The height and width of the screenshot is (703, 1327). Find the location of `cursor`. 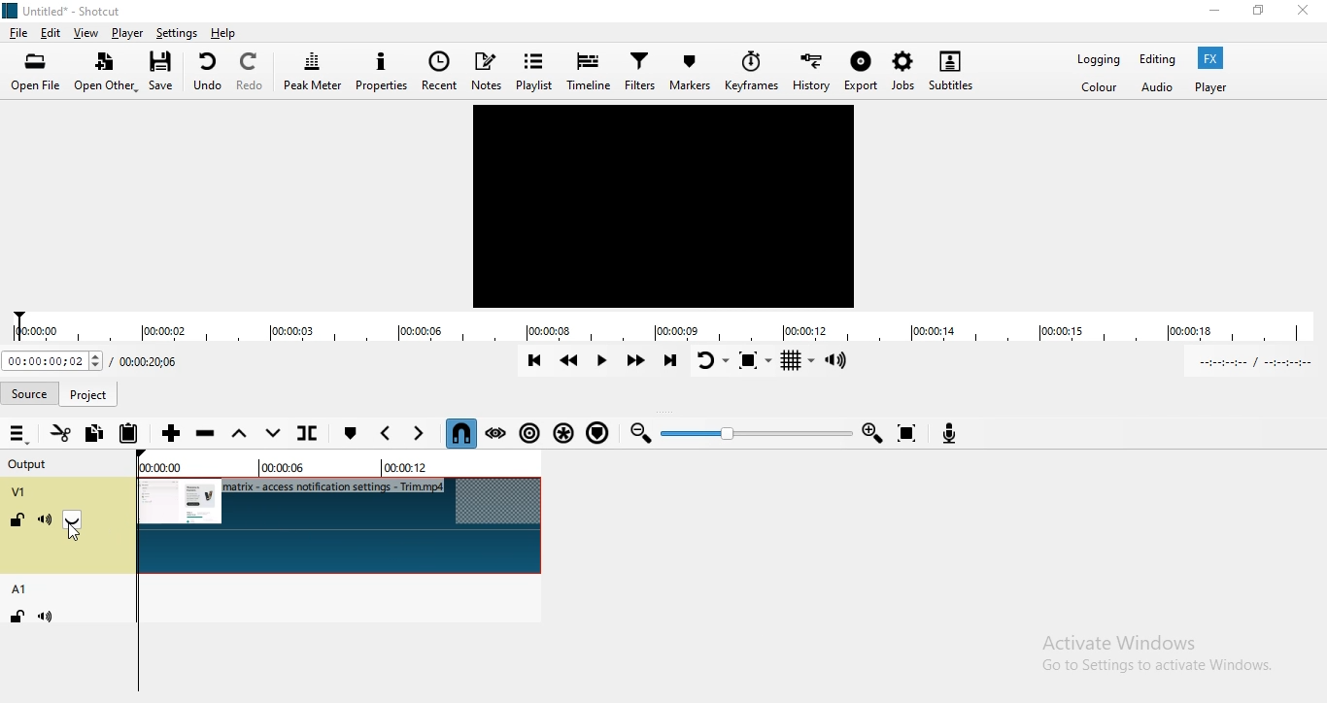

cursor is located at coordinates (73, 535).